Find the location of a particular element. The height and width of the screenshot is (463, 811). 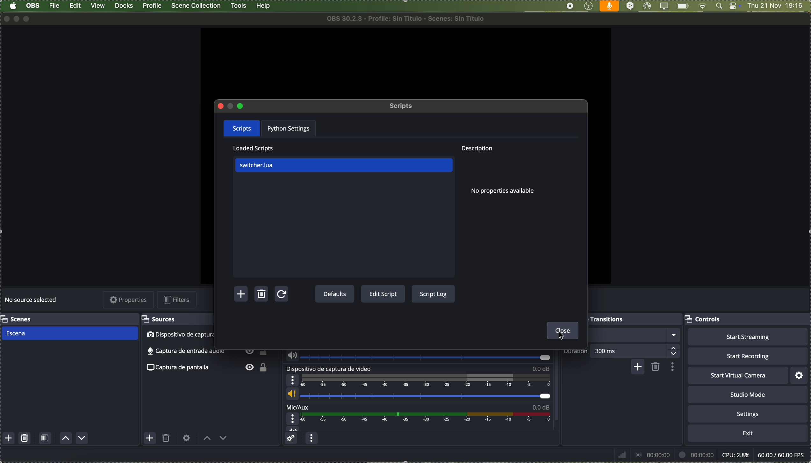

profile is located at coordinates (152, 6).